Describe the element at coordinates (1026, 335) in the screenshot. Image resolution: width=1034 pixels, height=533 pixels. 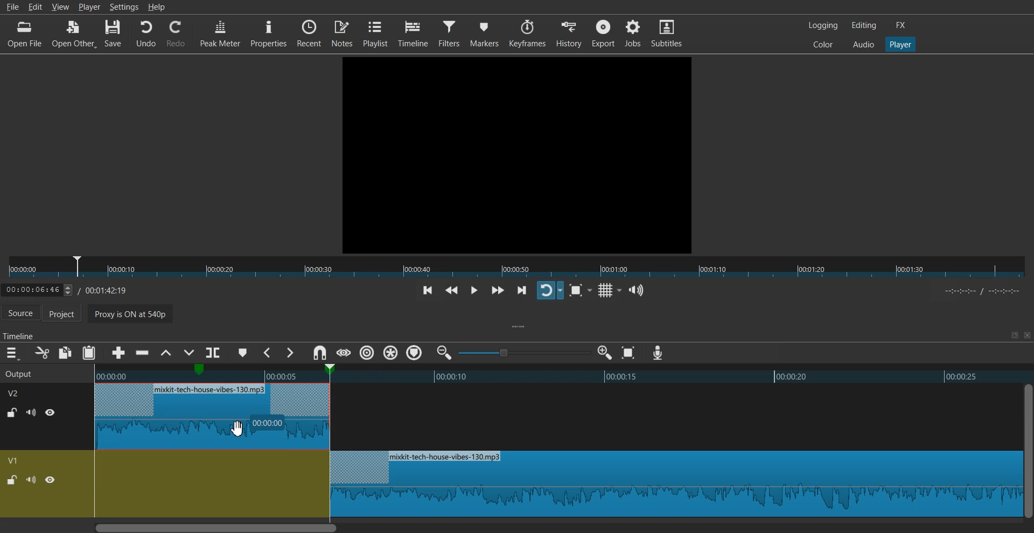
I see `Close` at that location.